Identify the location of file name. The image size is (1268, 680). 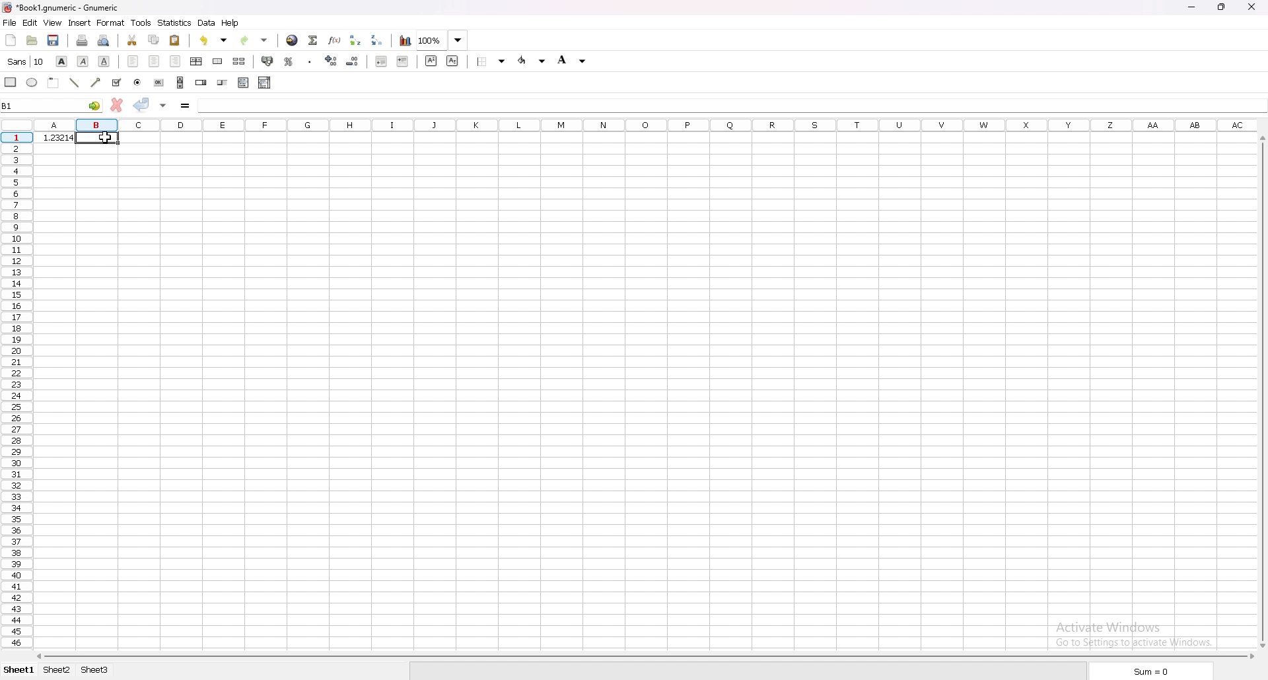
(58, 8).